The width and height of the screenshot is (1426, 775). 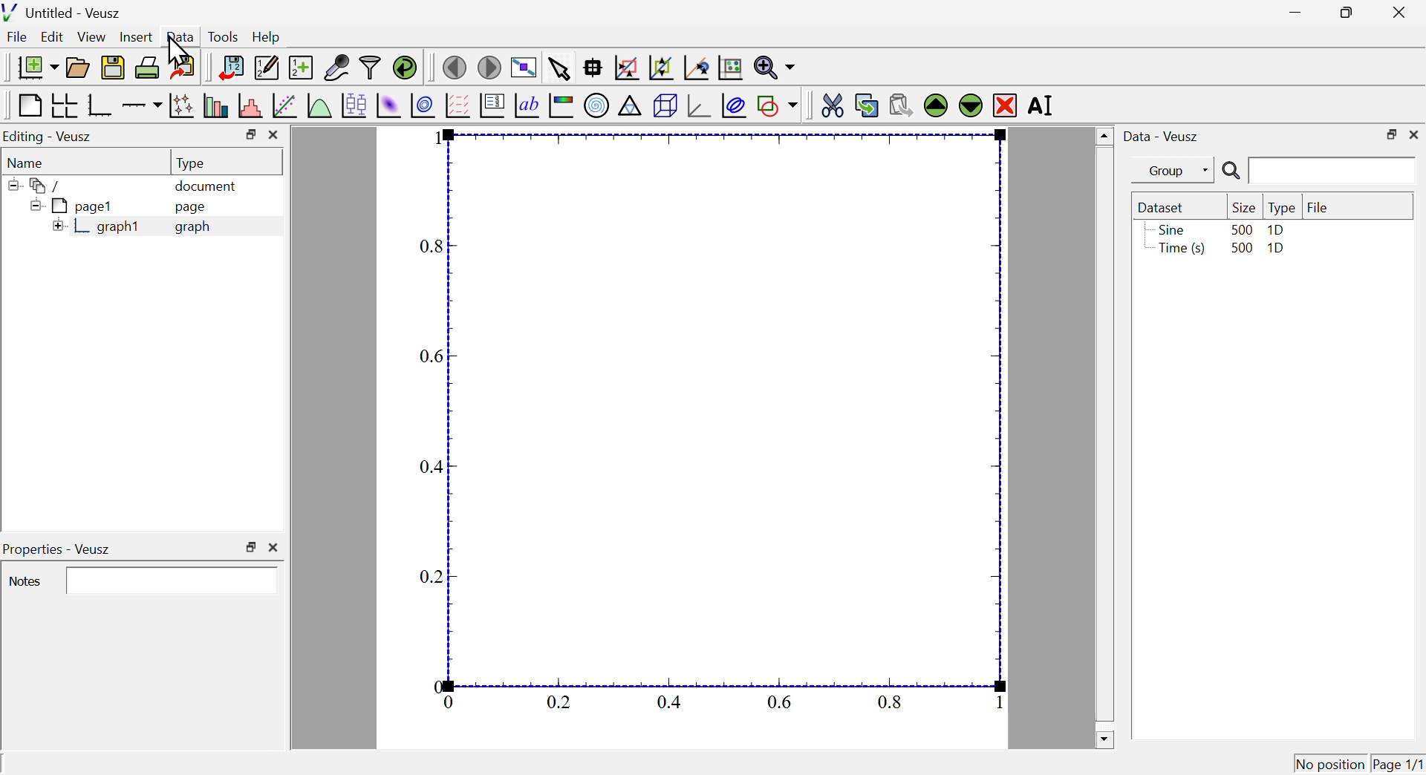 What do you see at coordinates (1165, 171) in the screenshot?
I see `group` at bounding box center [1165, 171].